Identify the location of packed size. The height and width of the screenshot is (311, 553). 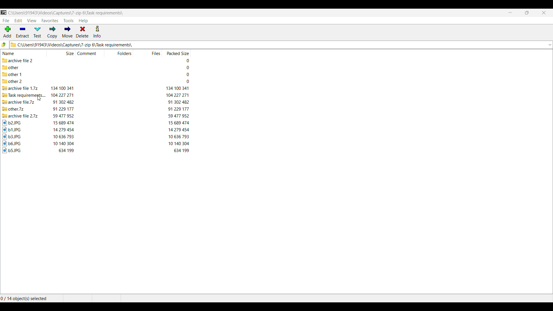
(177, 143).